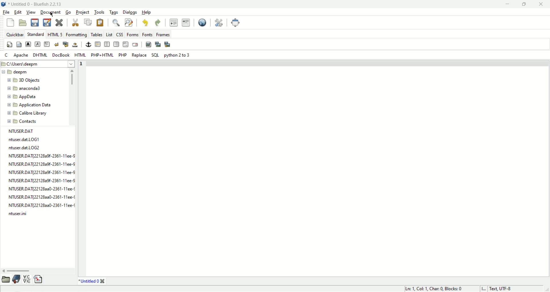  What do you see at coordinates (80, 55) in the screenshot?
I see `HTML` at bounding box center [80, 55].